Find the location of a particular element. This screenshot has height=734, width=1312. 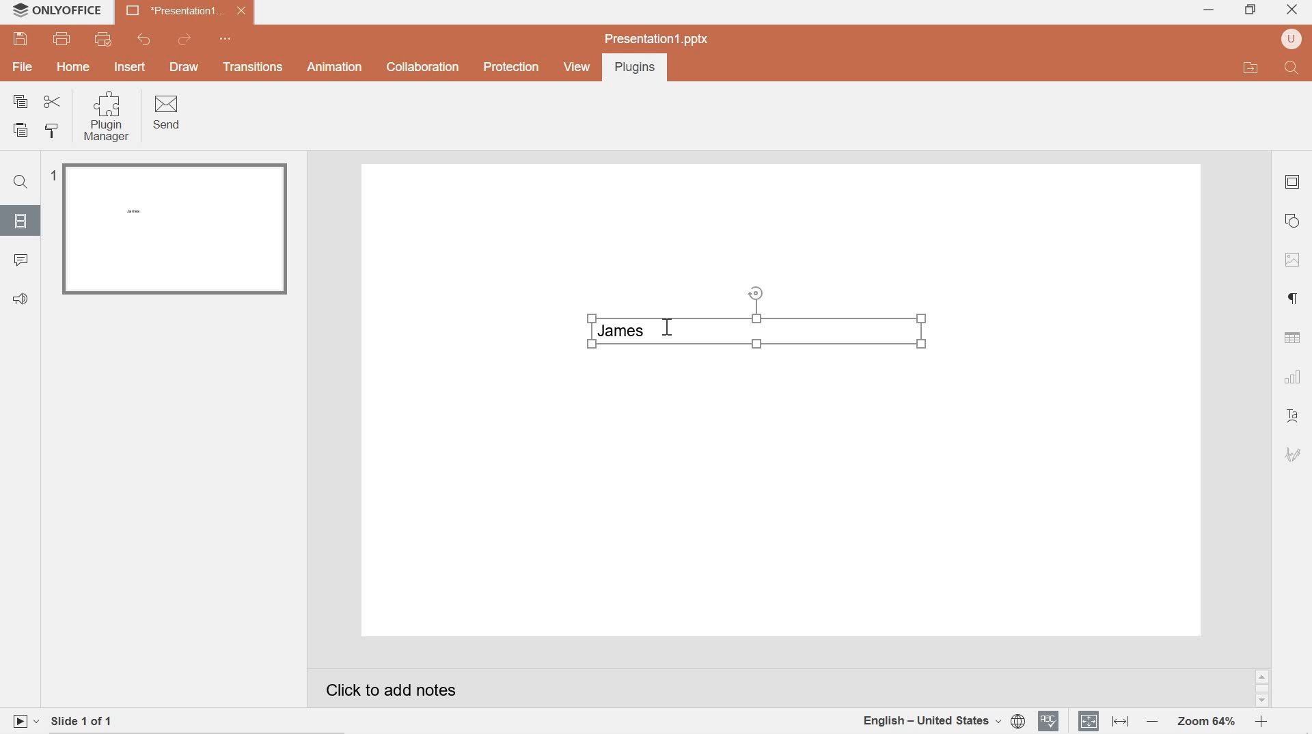

hOME is located at coordinates (74, 68).